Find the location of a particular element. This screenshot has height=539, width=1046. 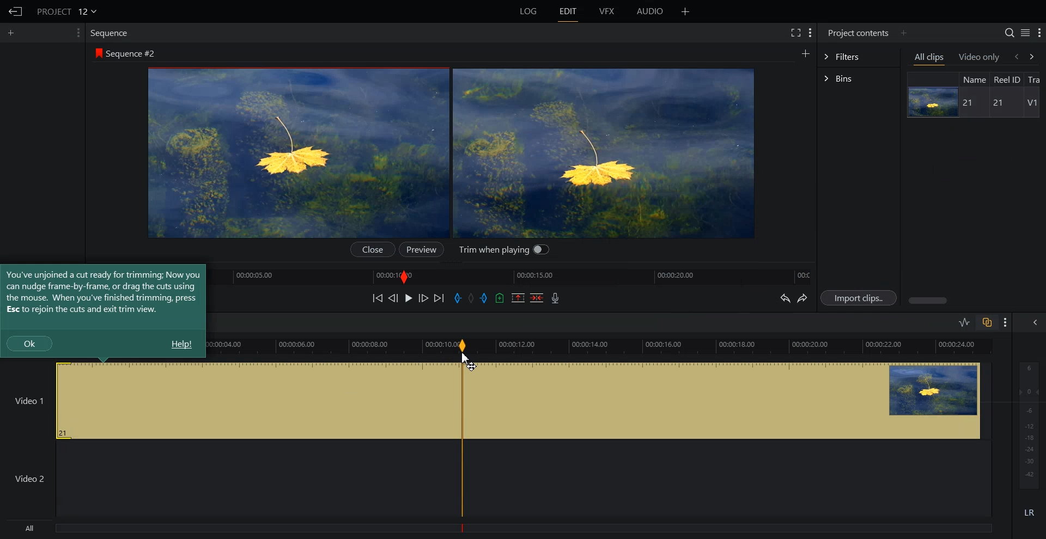

Trim when playing is located at coordinates (503, 251).